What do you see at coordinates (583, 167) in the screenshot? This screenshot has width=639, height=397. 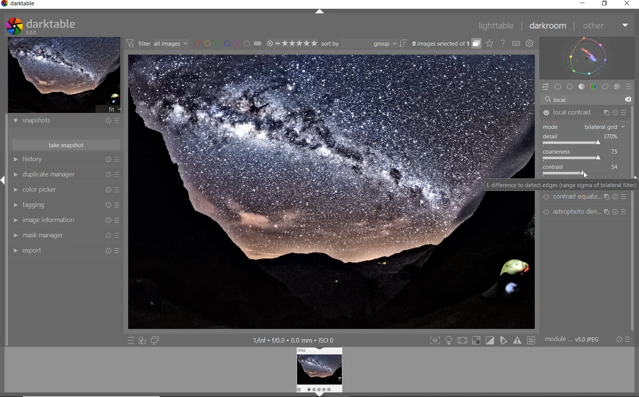 I see `contrast: 20` at bounding box center [583, 167].